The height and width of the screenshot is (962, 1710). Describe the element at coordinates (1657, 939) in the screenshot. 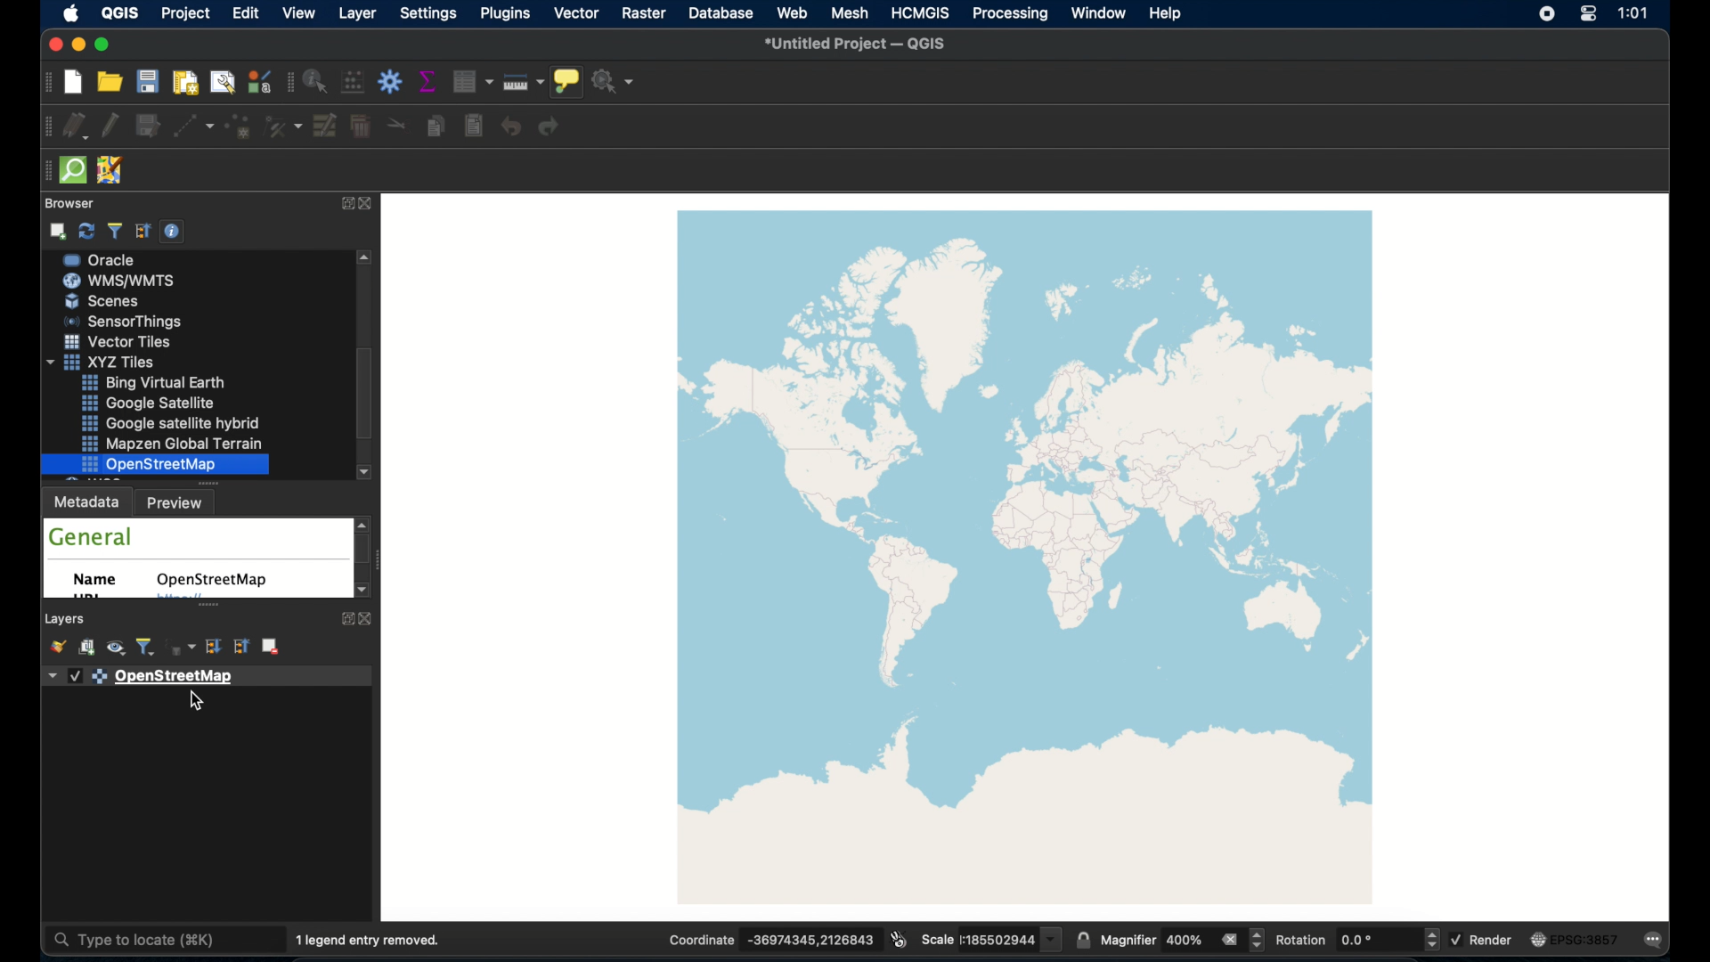

I see `messages` at that location.